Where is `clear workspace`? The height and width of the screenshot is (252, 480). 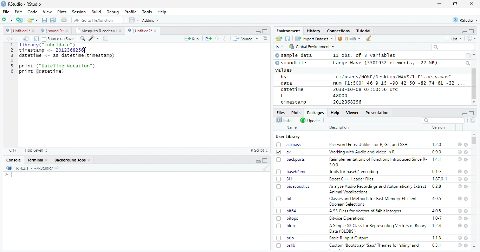
clear workspace is located at coordinates (264, 168).